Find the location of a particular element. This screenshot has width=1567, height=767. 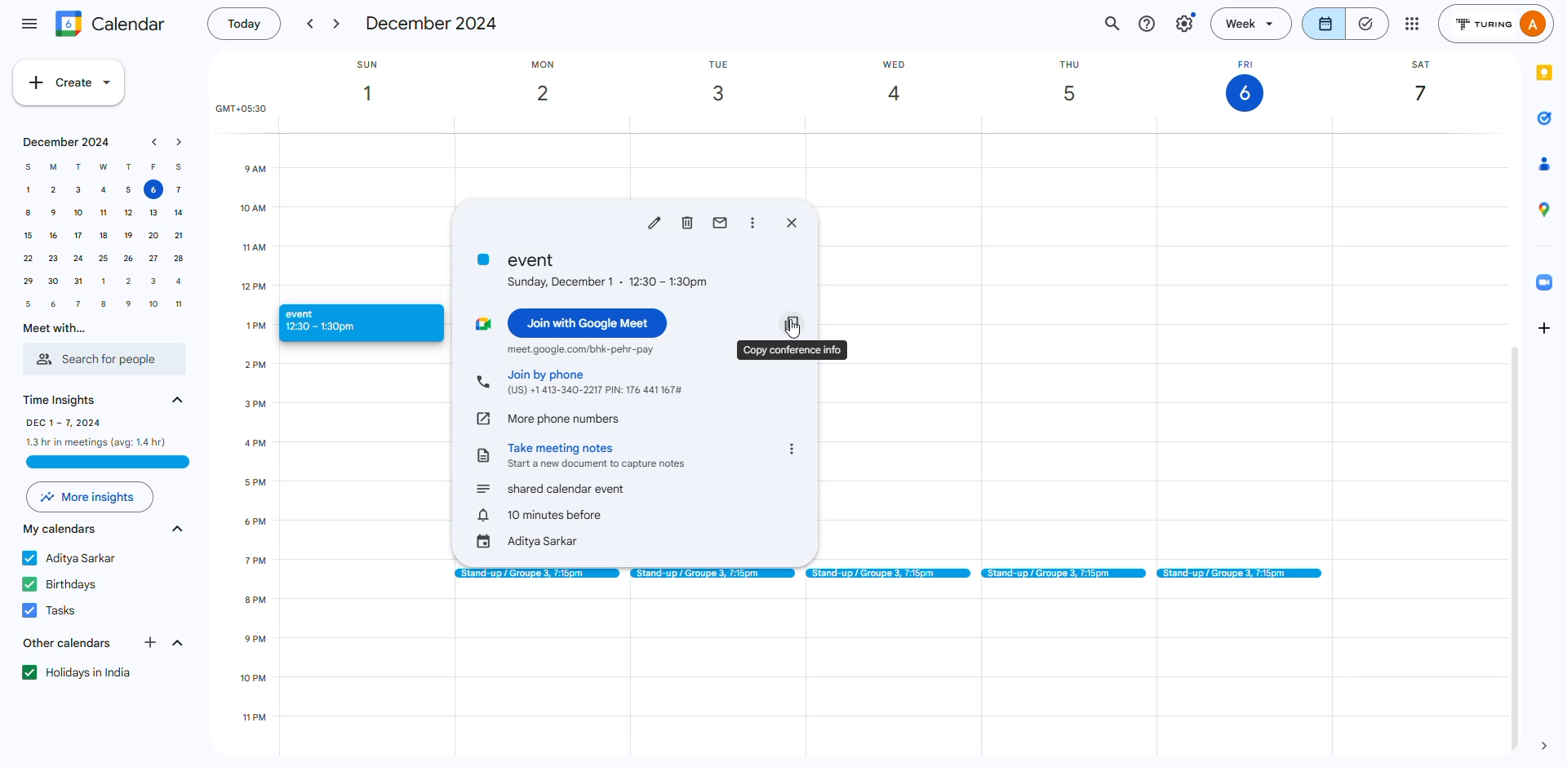

1 is located at coordinates (29, 190).